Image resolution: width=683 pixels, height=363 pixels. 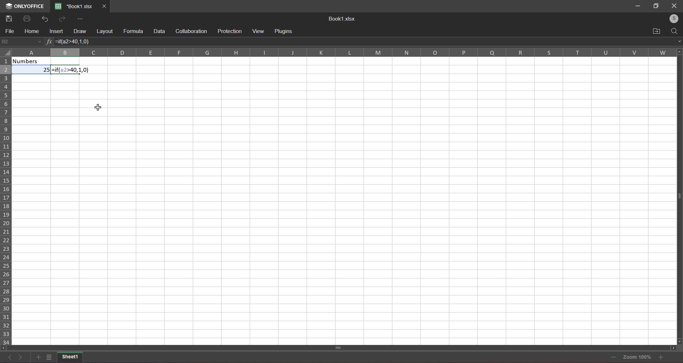 I want to click on scroll down, so click(x=680, y=341).